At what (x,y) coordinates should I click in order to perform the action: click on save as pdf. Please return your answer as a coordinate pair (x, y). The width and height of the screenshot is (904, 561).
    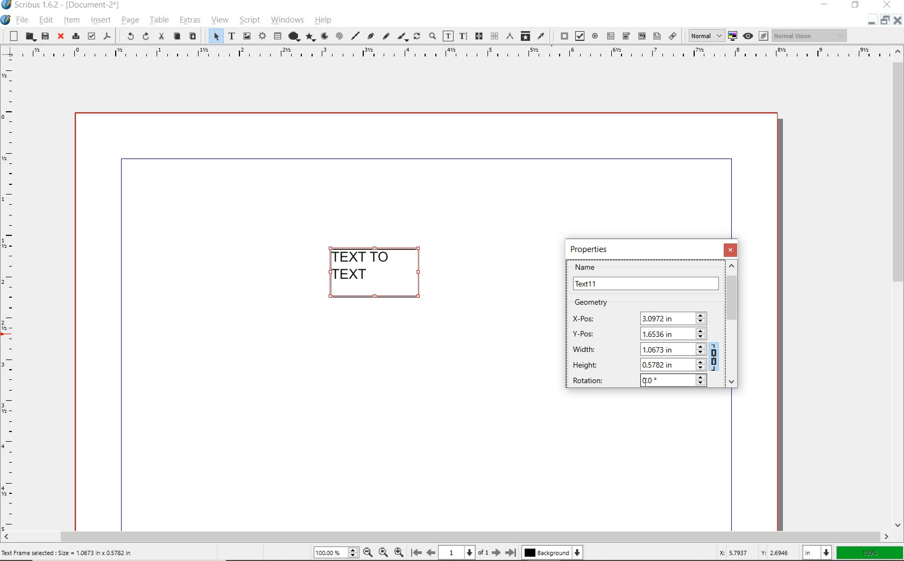
    Looking at the image, I should click on (107, 37).